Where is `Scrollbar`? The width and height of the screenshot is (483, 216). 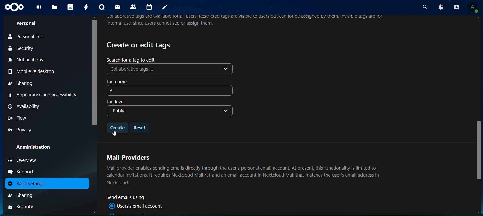
Scrollbar is located at coordinates (94, 115).